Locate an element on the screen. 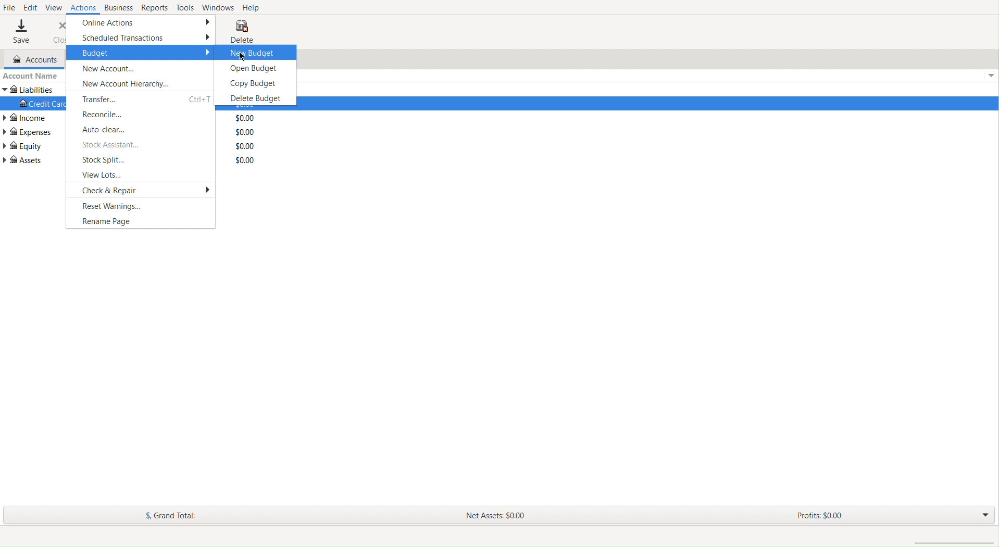 This screenshot has width=999, height=547. Tools is located at coordinates (186, 7).